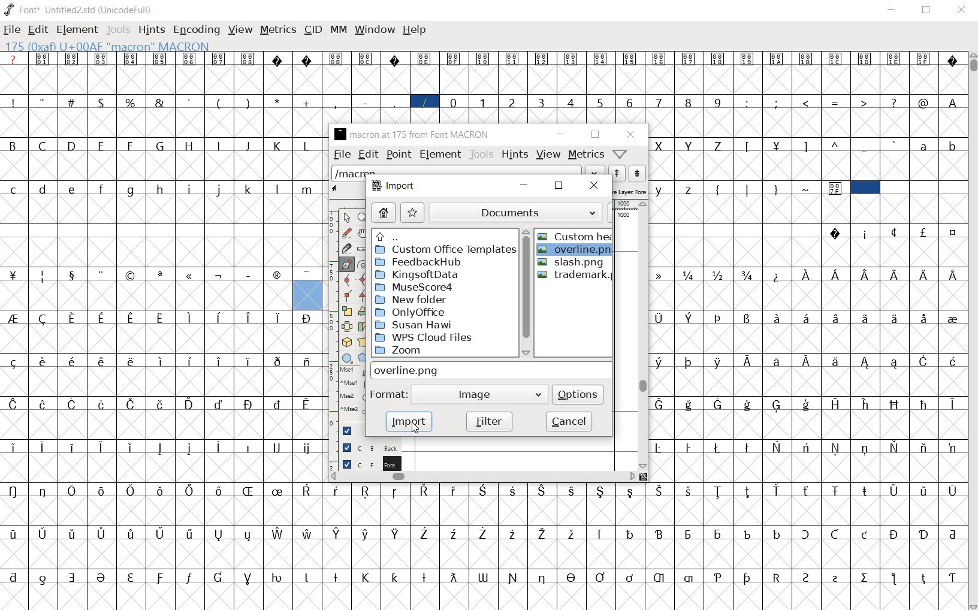  I want to click on metrics, so click(279, 29).